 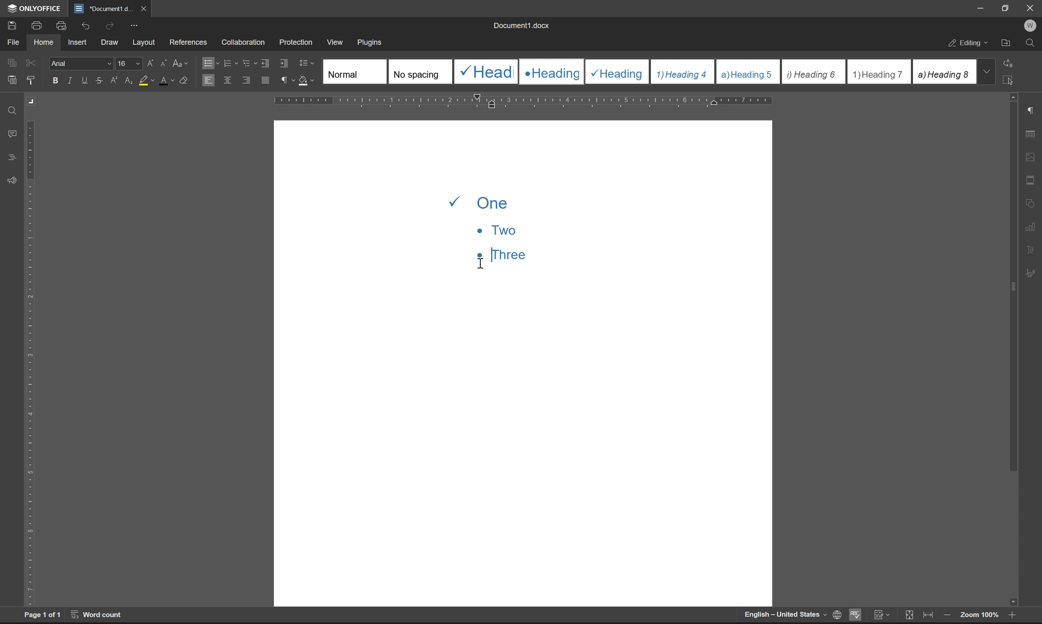 I want to click on change case, so click(x=181, y=62).